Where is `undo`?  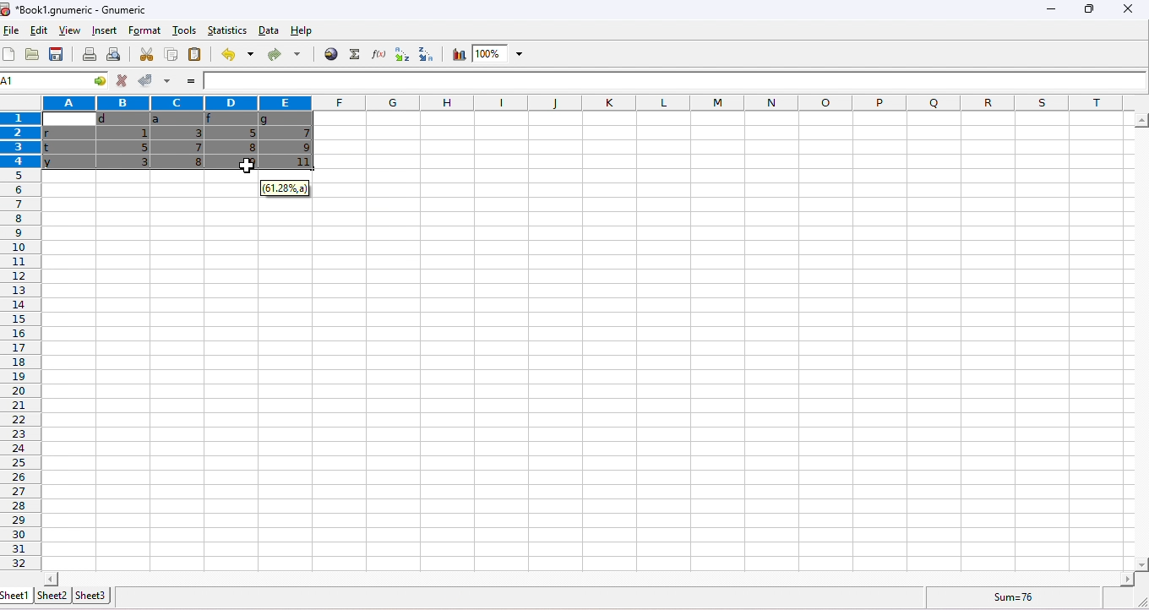
undo is located at coordinates (239, 55).